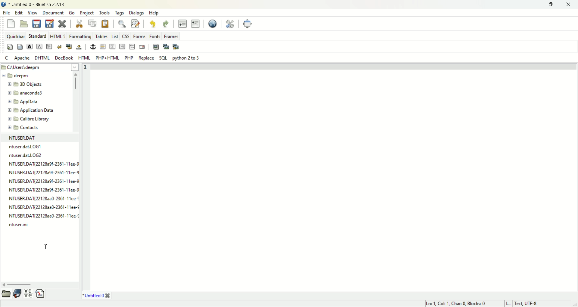 This screenshot has width=578, height=307. Describe the element at coordinates (534, 304) in the screenshot. I see `character encoding` at that location.